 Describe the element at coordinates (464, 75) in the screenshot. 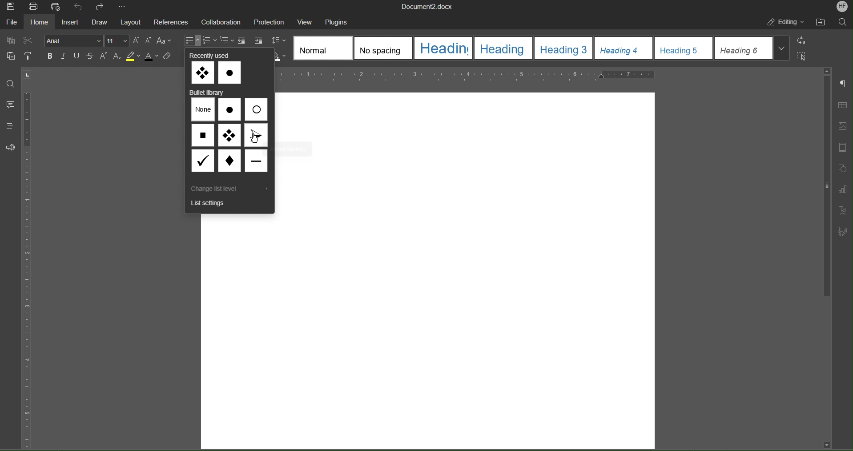

I see `Horizontal Ruler` at that location.